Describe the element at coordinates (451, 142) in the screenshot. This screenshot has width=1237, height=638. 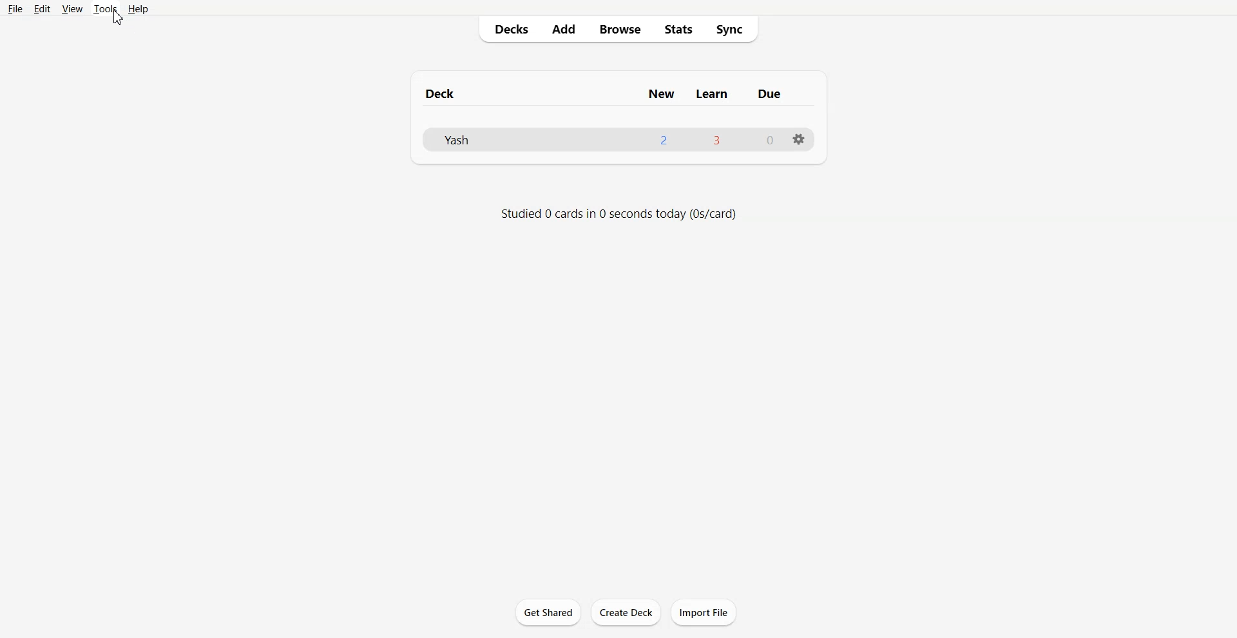
I see `yash` at that location.